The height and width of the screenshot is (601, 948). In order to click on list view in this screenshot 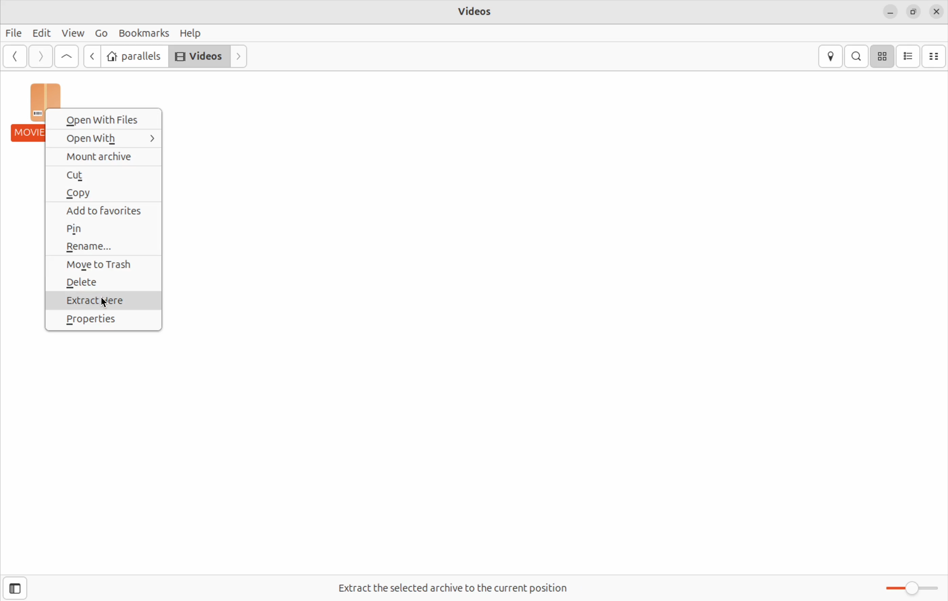, I will do `click(908, 56)`.